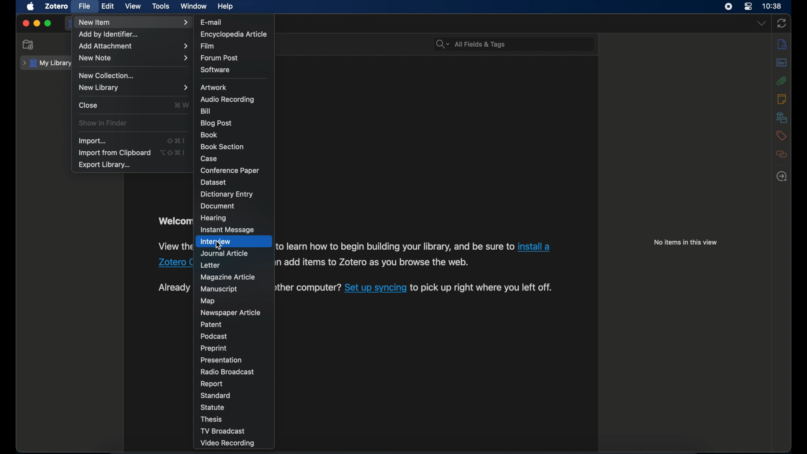 The width and height of the screenshot is (807, 454). Describe the element at coordinates (211, 325) in the screenshot. I see `patent` at that location.